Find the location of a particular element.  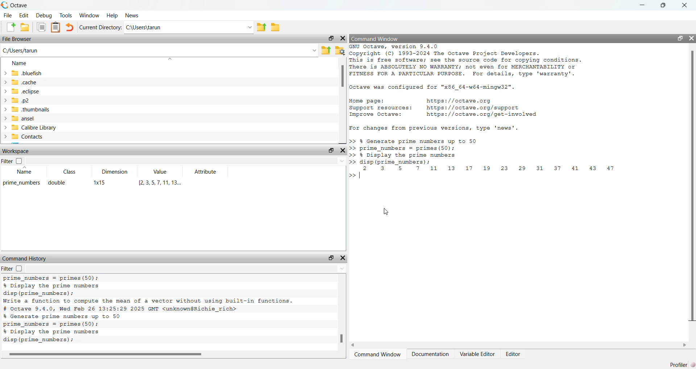

close is located at coordinates (343, 150).